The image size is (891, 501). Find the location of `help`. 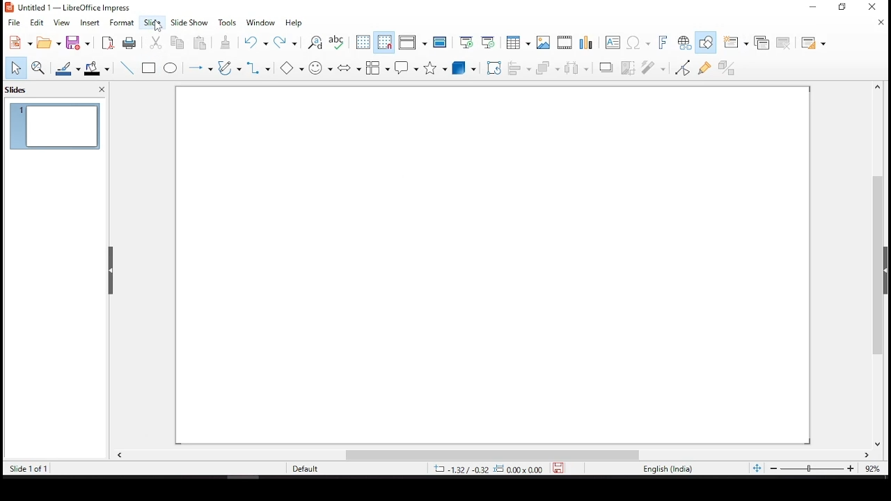

help is located at coordinates (295, 22).